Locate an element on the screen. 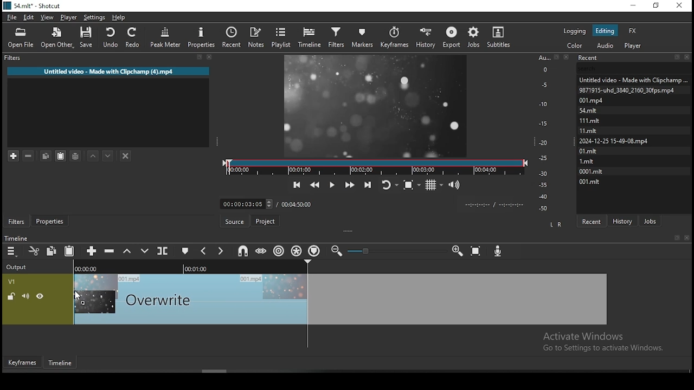 This screenshot has height=390, width=694. previous marker is located at coordinates (204, 252).